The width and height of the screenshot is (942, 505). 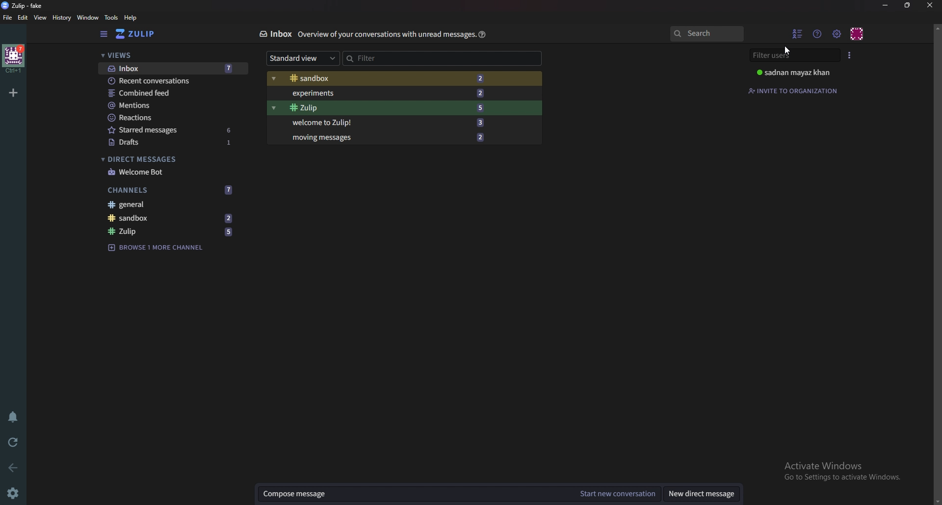 I want to click on Channels, so click(x=171, y=190).